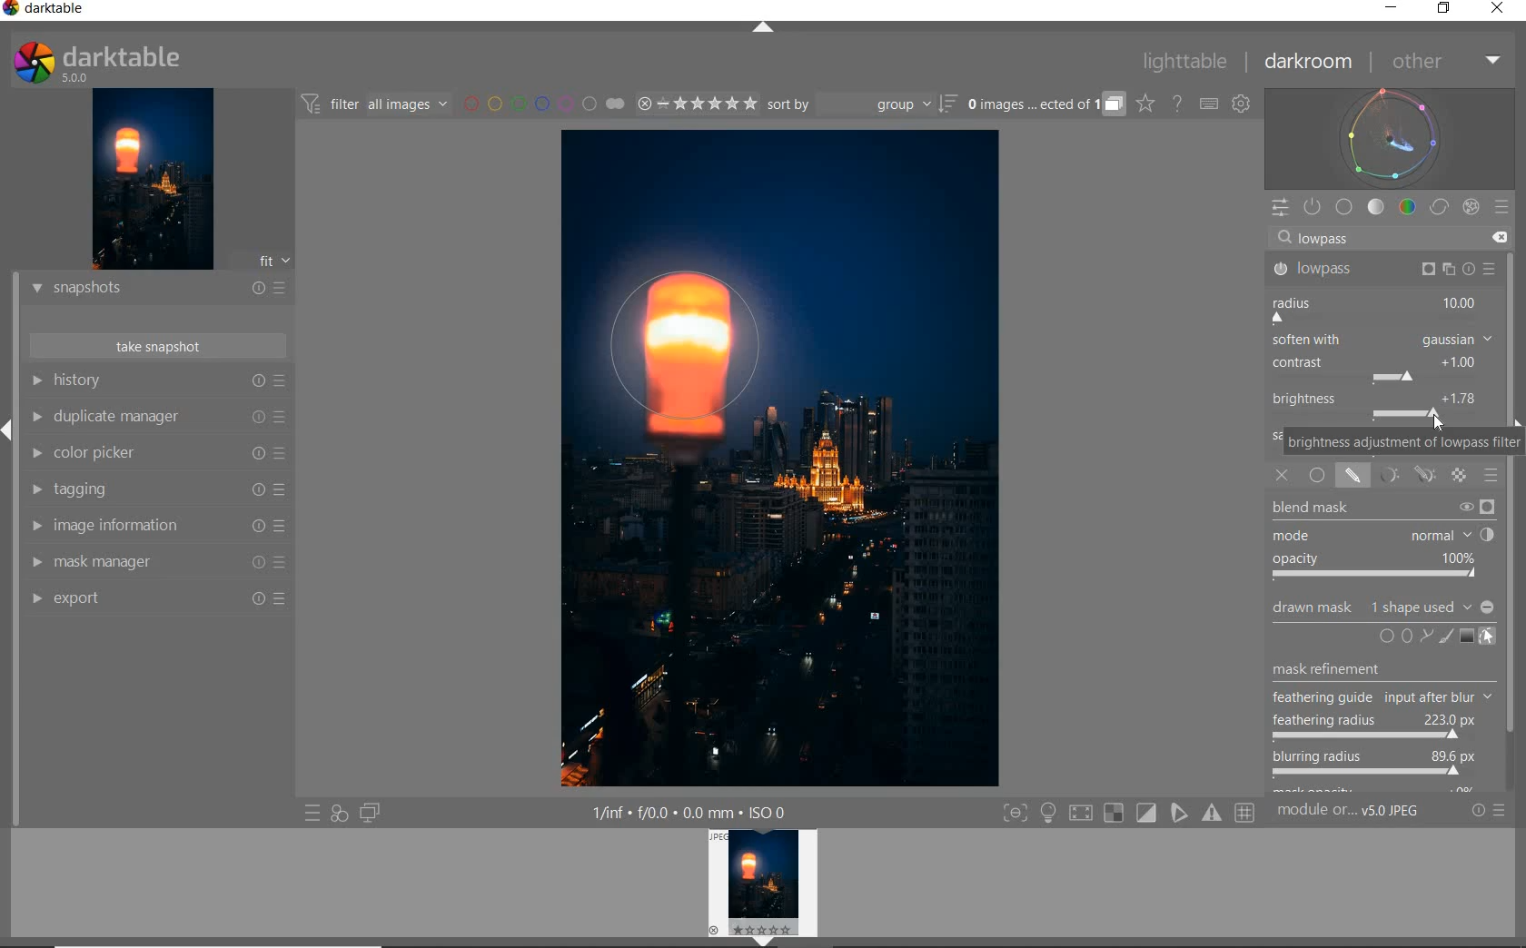  Describe the element at coordinates (1389, 9) in the screenshot. I see `MINIMIZE` at that location.